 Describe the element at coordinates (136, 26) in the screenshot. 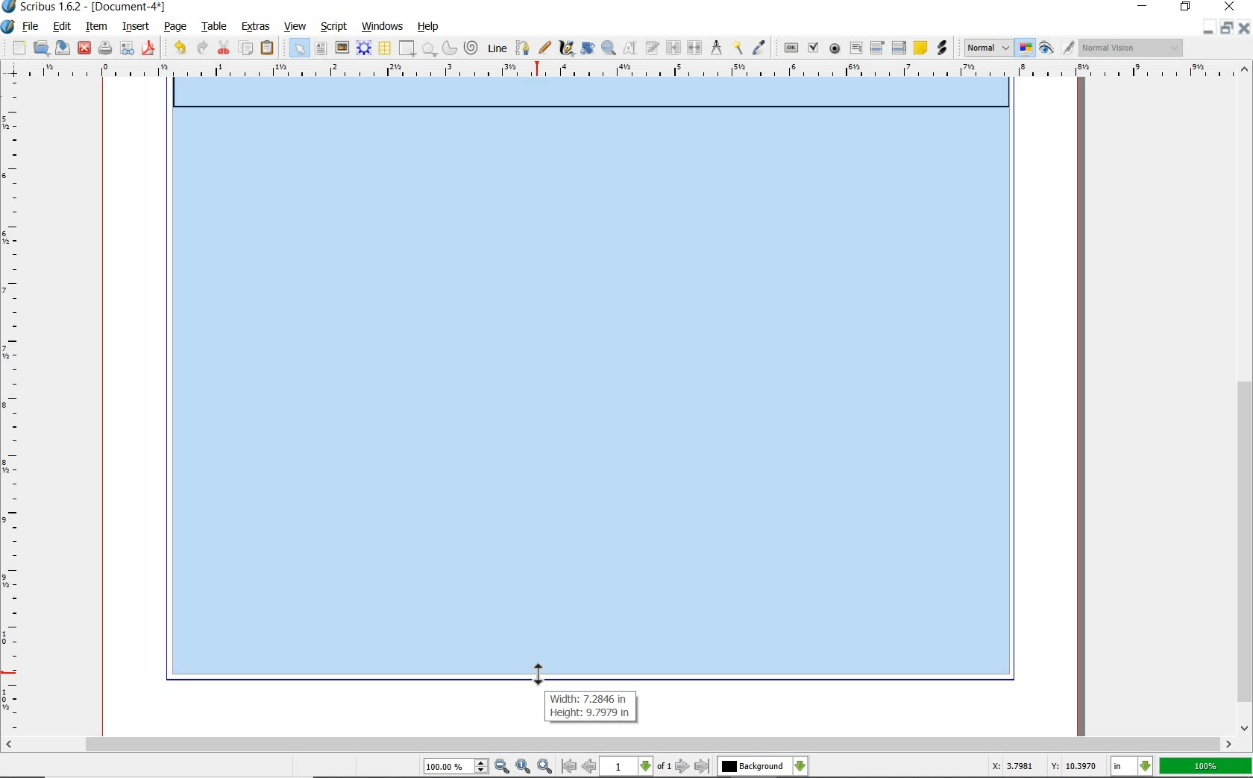

I see `insert` at that location.